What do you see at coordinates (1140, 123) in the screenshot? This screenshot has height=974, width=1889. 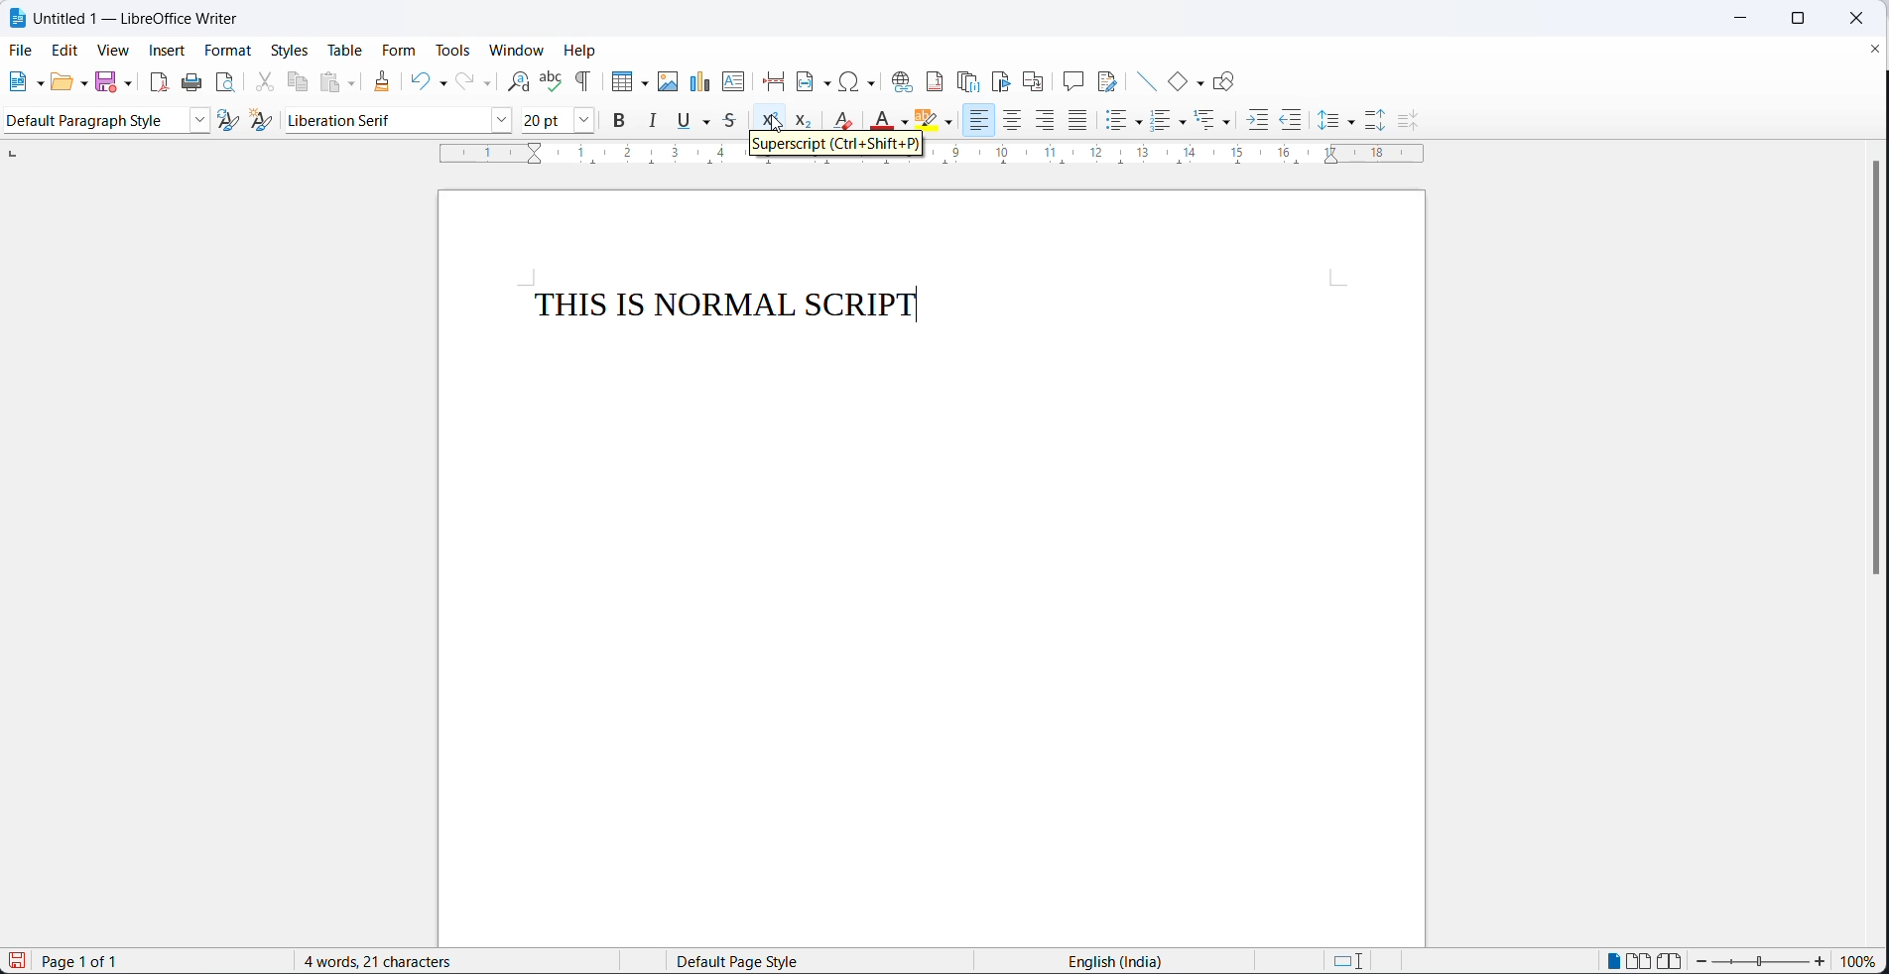 I see `toggle unordered list options` at bounding box center [1140, 123].